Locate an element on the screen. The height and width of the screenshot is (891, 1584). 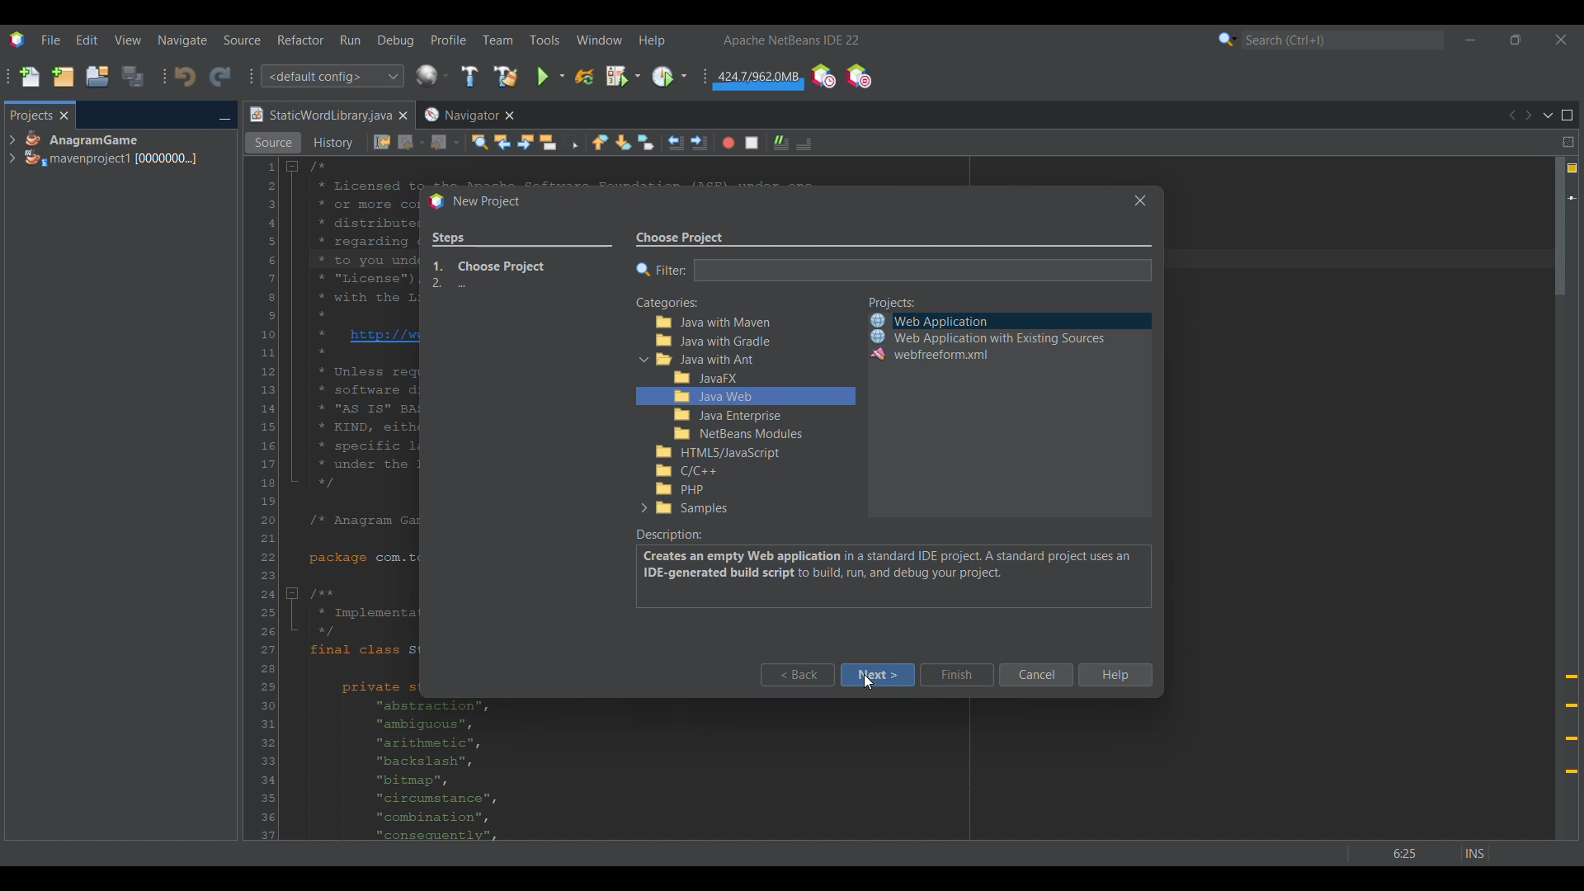
Shift line left is located at coordinates (676, 143).